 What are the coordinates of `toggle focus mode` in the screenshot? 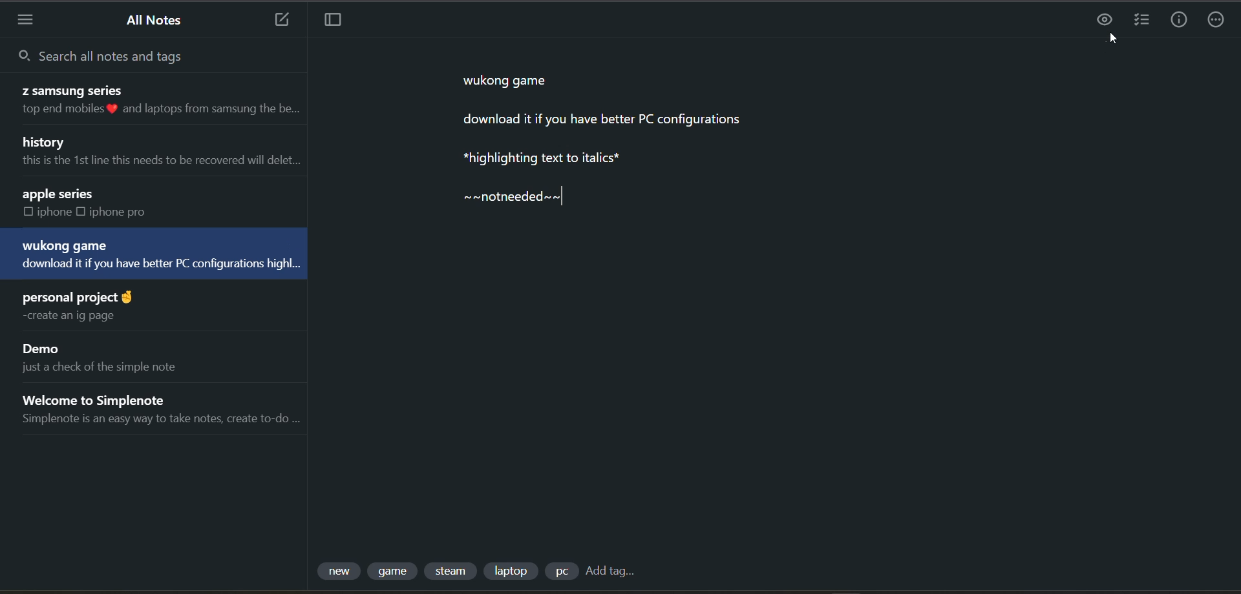 It's located at (335, 23).